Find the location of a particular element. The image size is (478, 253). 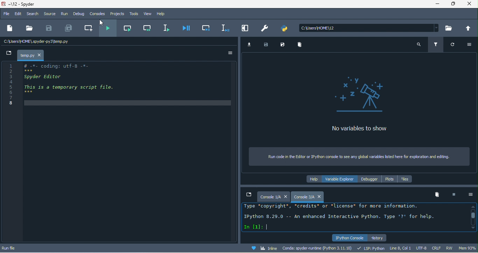

new is located at coordinates (10, 29).